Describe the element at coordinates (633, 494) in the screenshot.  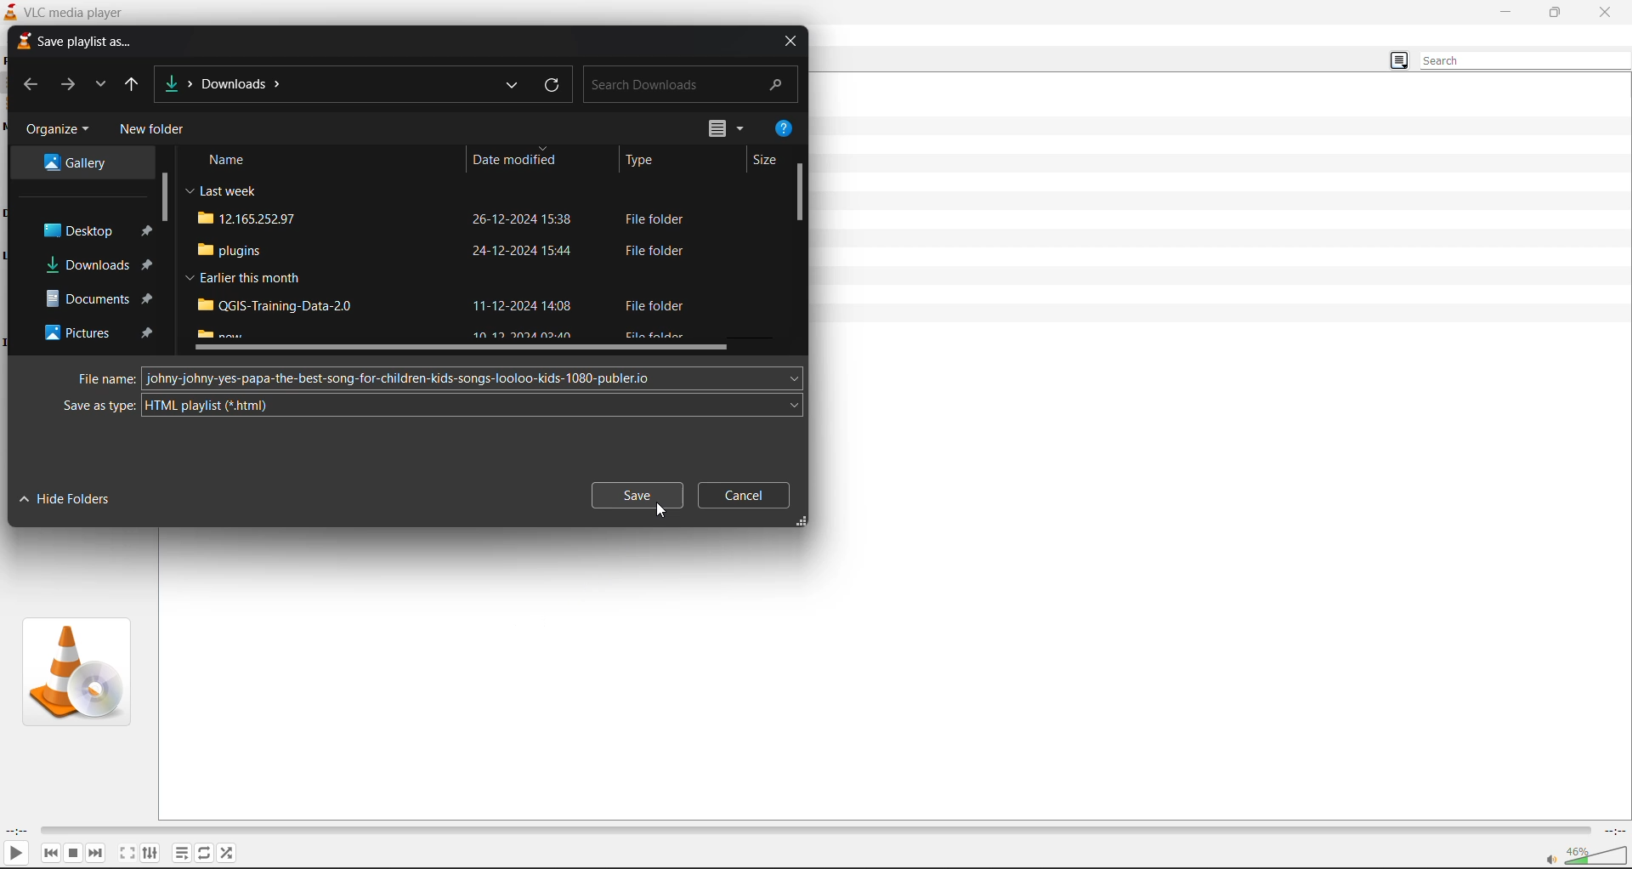
I see `save` at that location.